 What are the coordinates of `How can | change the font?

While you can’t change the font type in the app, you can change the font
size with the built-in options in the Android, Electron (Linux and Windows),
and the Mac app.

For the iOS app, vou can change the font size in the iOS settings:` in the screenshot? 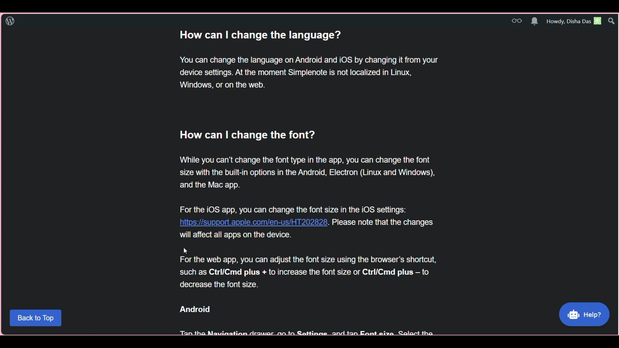 It's located at (309, 169).